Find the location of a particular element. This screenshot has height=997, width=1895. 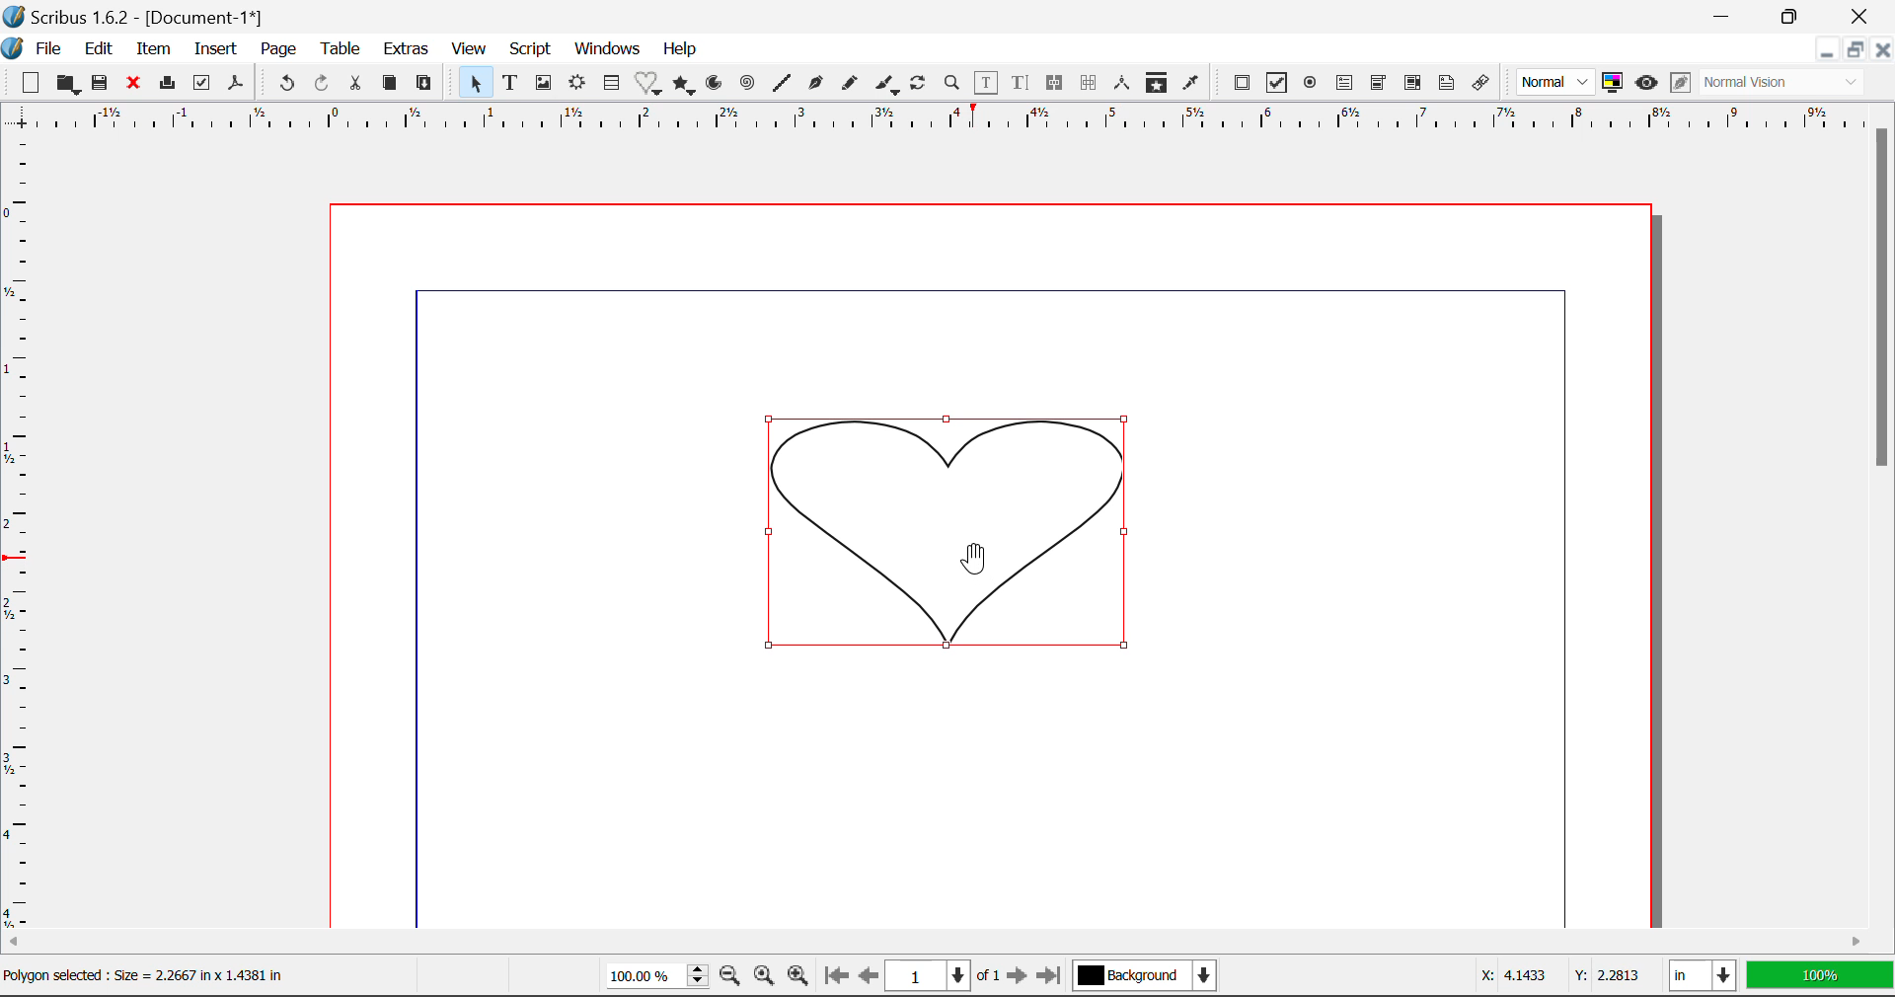

Zoom Out is located at coordinates (730, 977).